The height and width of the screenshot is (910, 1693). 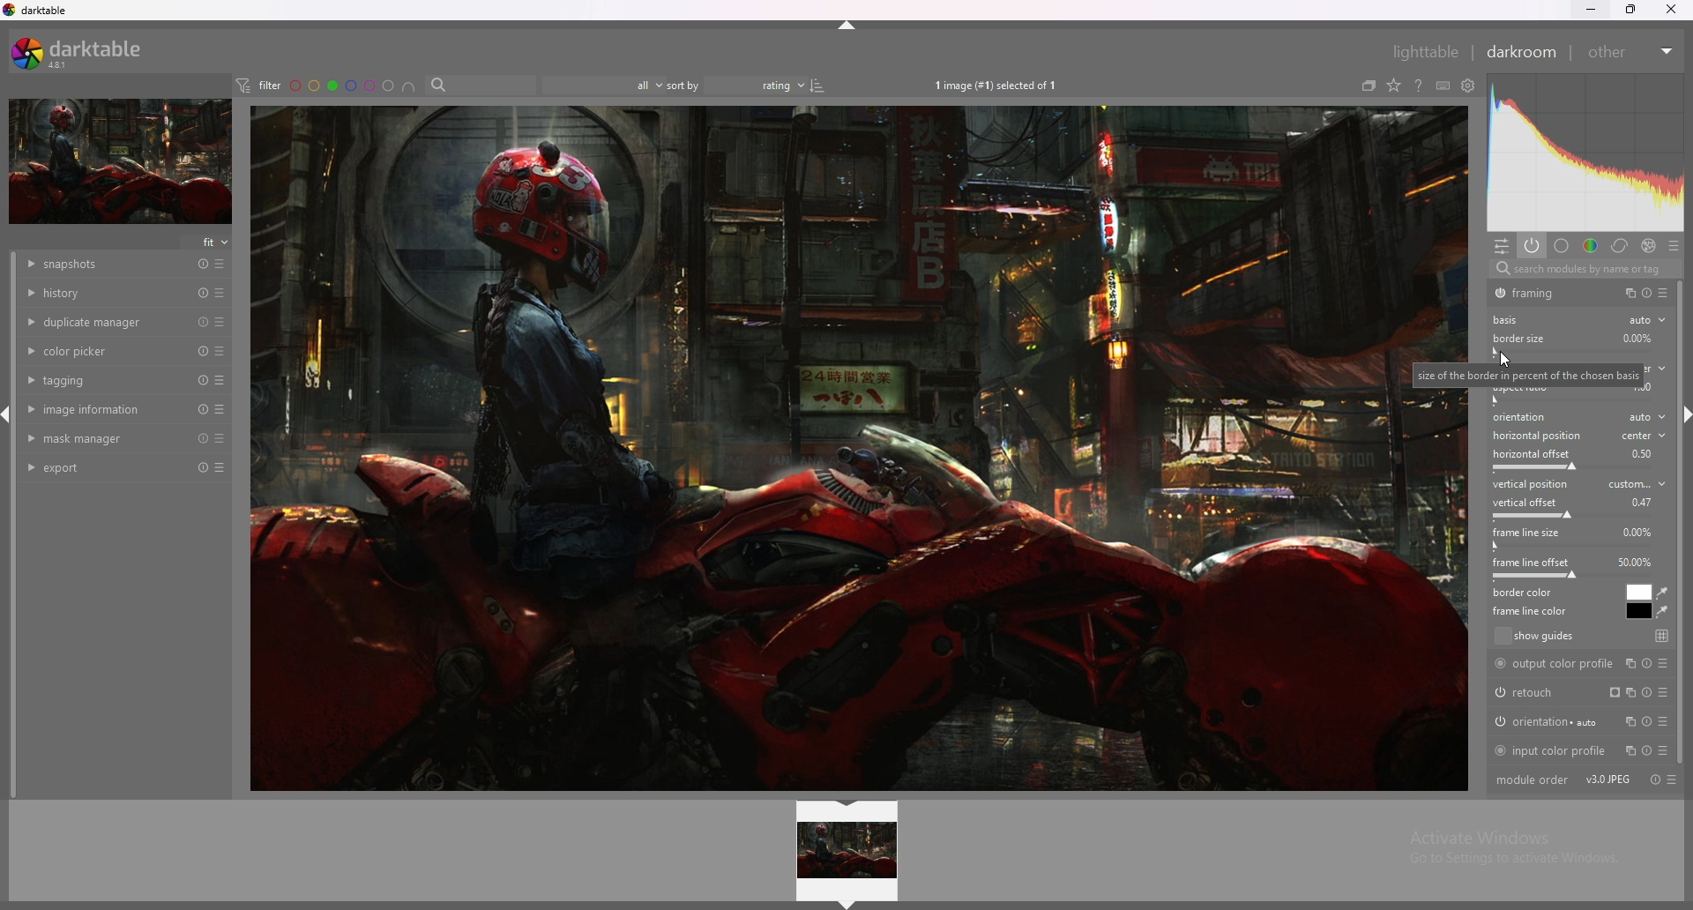 I want to click on presets, so click(x=220, y=409).